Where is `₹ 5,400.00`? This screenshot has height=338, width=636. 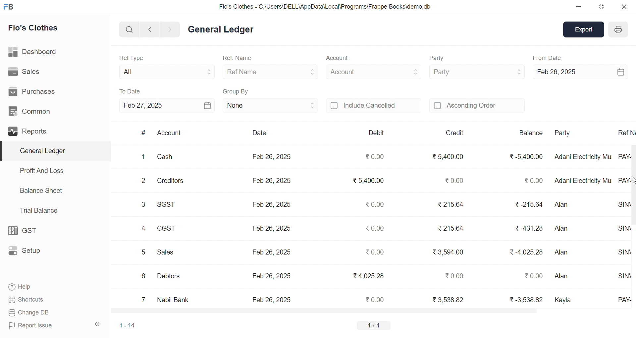
₹ 5,400.00 is located at coordinates (449, 155).